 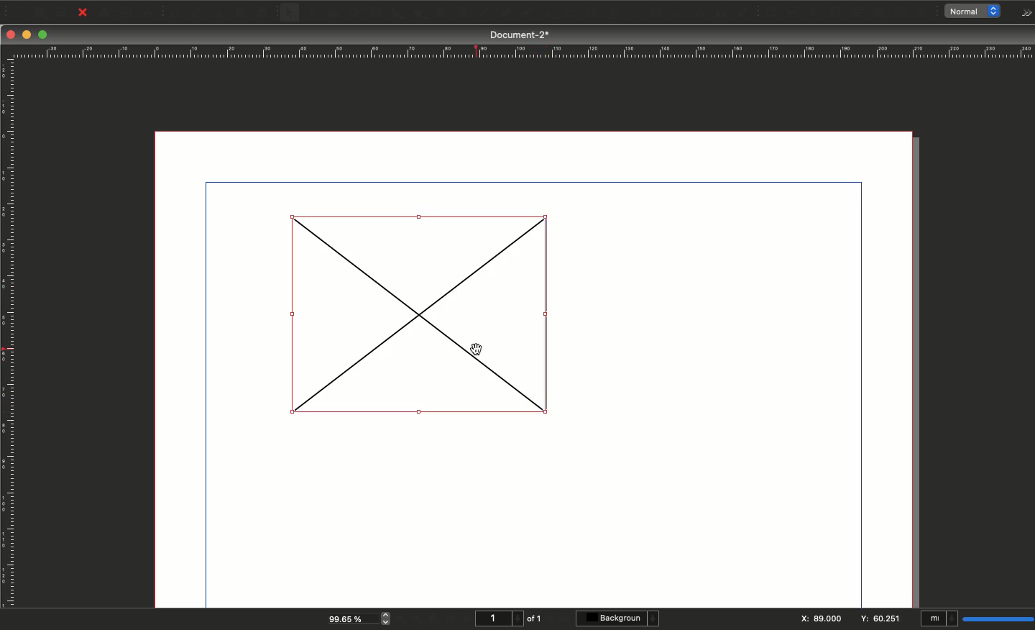 I want to click on Ruler, so click(x=9, y=334).